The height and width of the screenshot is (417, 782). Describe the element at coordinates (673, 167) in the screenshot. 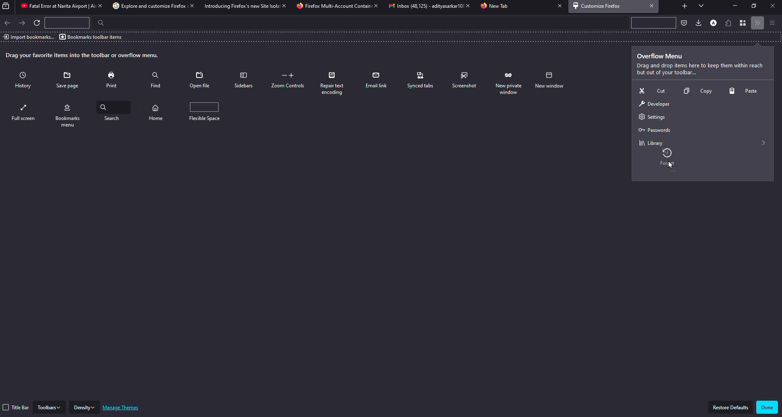

I see `cursor` at that location.